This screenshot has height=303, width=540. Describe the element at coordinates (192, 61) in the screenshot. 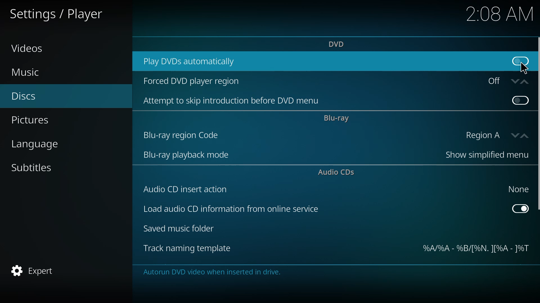

I see `play dvds automatically` at that location.